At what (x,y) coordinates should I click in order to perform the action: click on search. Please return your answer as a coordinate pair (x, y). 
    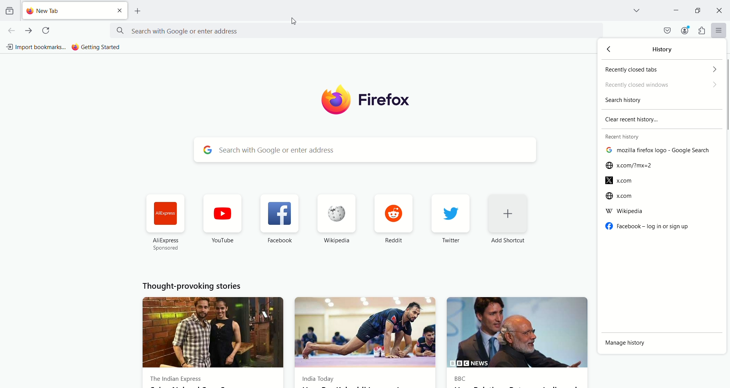
    Looking at the image, I should click on (357, 31).